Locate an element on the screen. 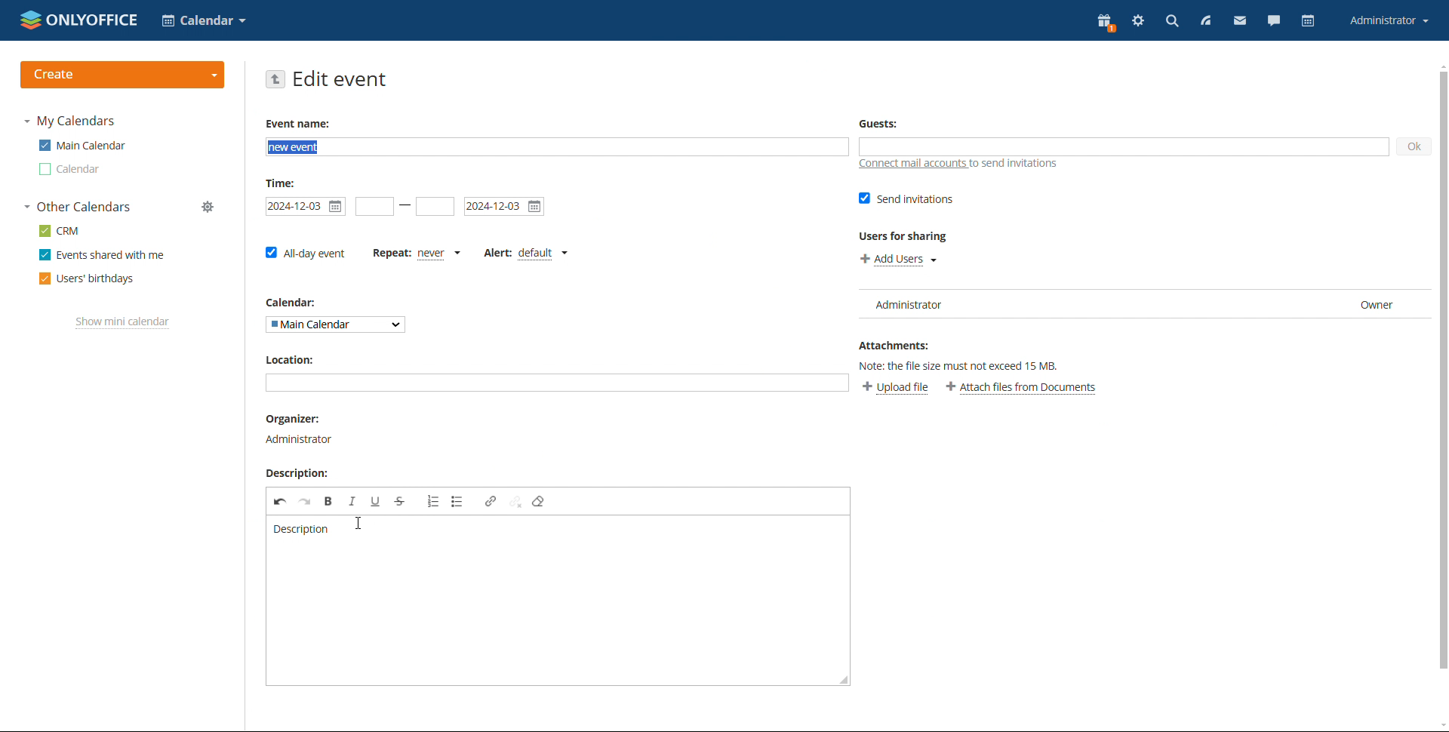 The width and height of the screenshot is (1449, 732). select calendar is located at coordinates (336, 324).